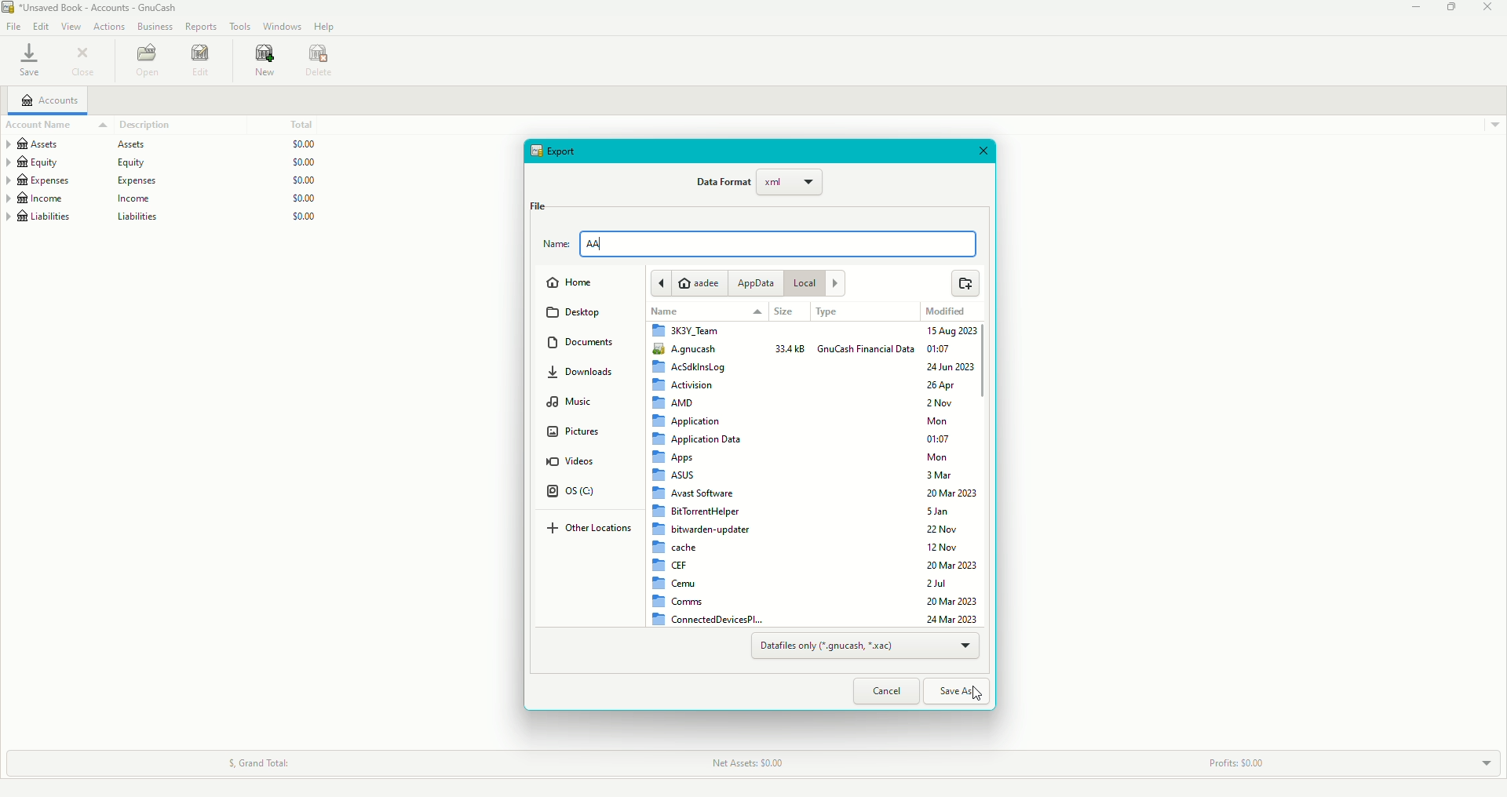 The image size is (1507, 797). What do you see at coordinates (819, 285) in the screenshot?
I see `Local` at bounding box center [819, 285].